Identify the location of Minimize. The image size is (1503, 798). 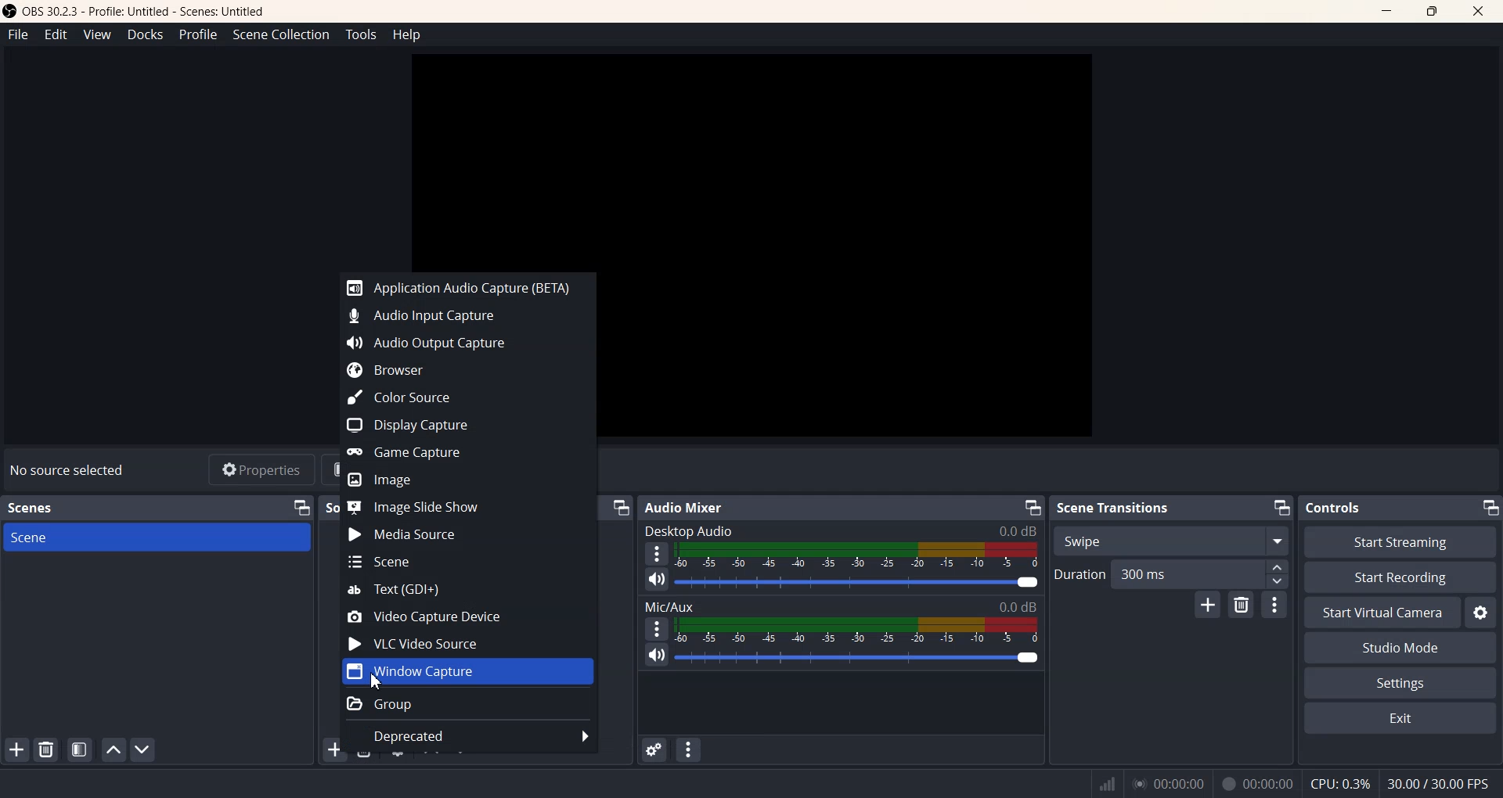
(1281, 508).